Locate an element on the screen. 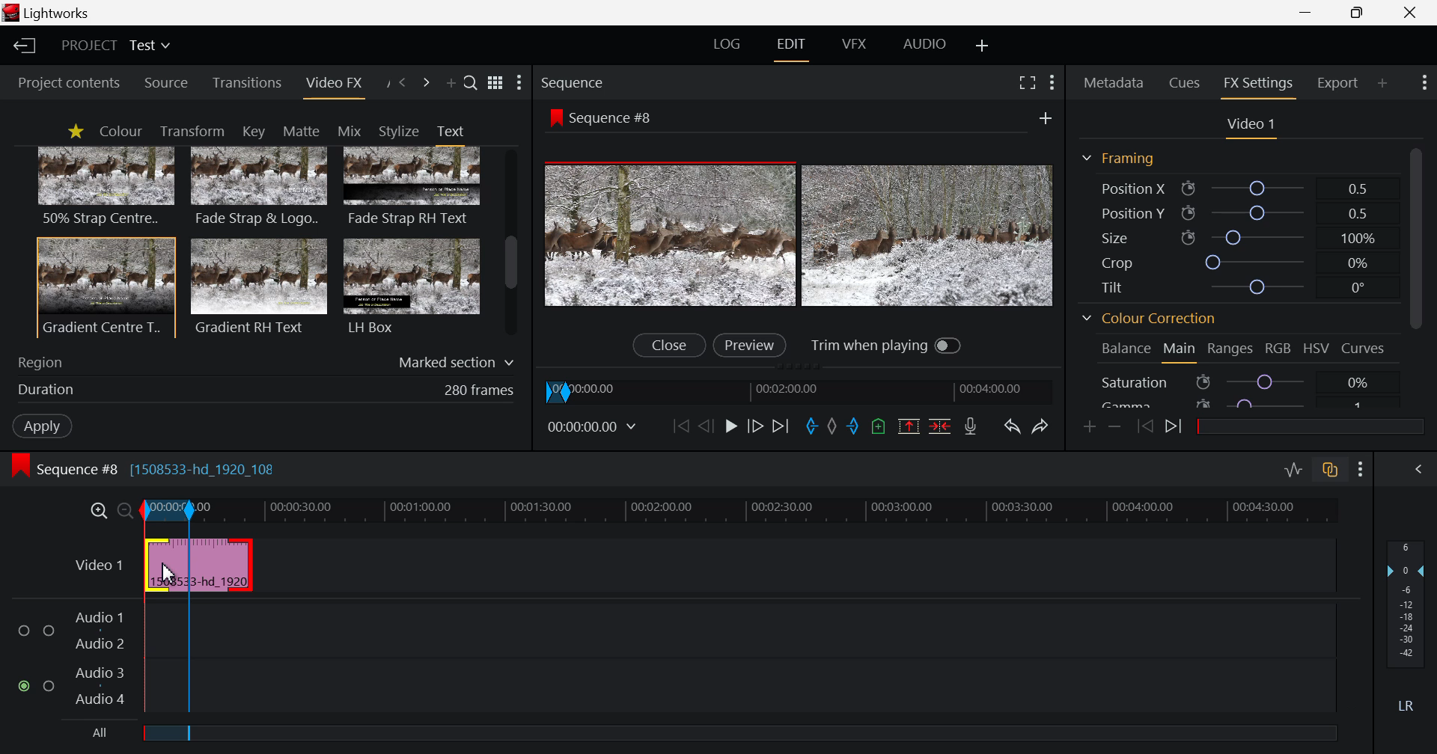 The width and height of the screenshot is (1437, 754). Apply is located at coordinates (39, 424).